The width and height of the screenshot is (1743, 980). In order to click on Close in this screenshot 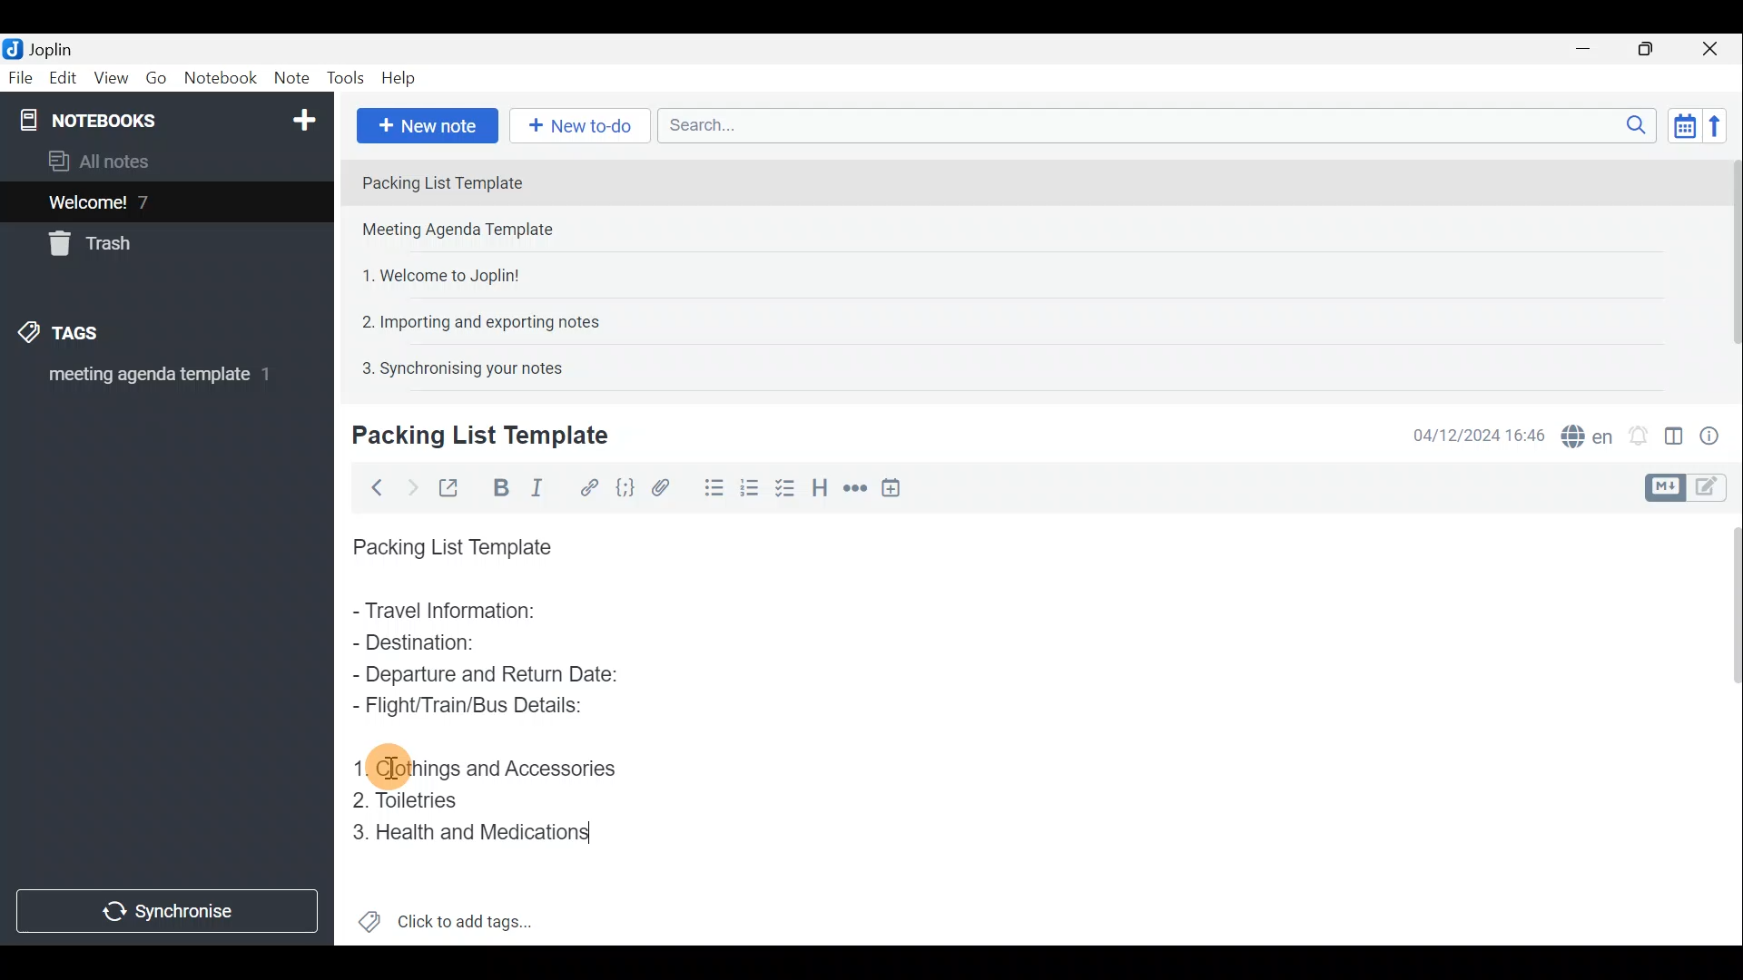, I will do `click(1716, 48)`.